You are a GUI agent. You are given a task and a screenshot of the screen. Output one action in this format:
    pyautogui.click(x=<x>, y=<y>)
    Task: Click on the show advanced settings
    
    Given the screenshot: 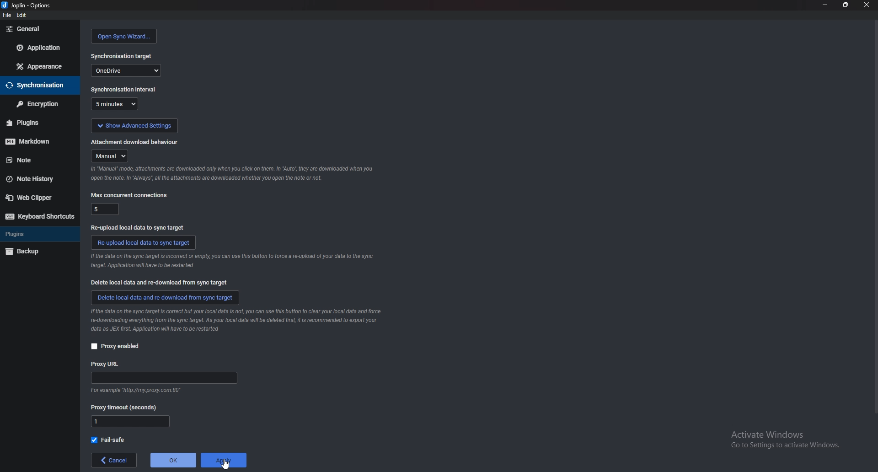 What is the action you would take?
    pyautogui.click(x=134, y=126)
    